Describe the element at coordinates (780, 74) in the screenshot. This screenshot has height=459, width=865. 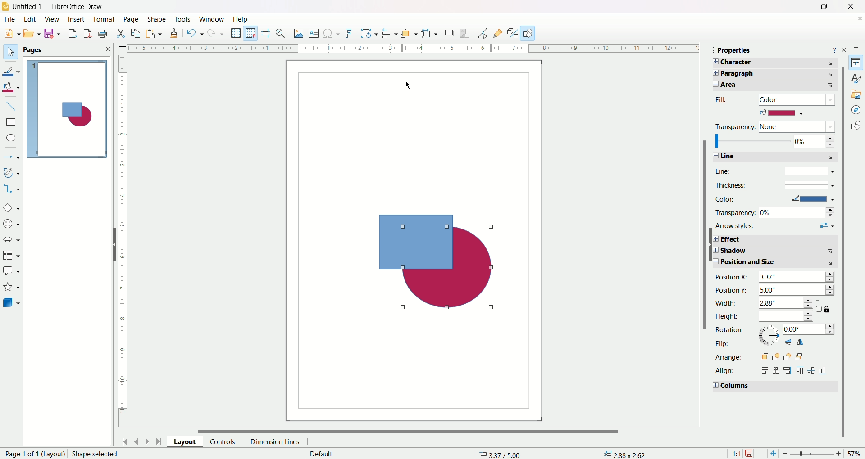
I see `paragraph` at that location.